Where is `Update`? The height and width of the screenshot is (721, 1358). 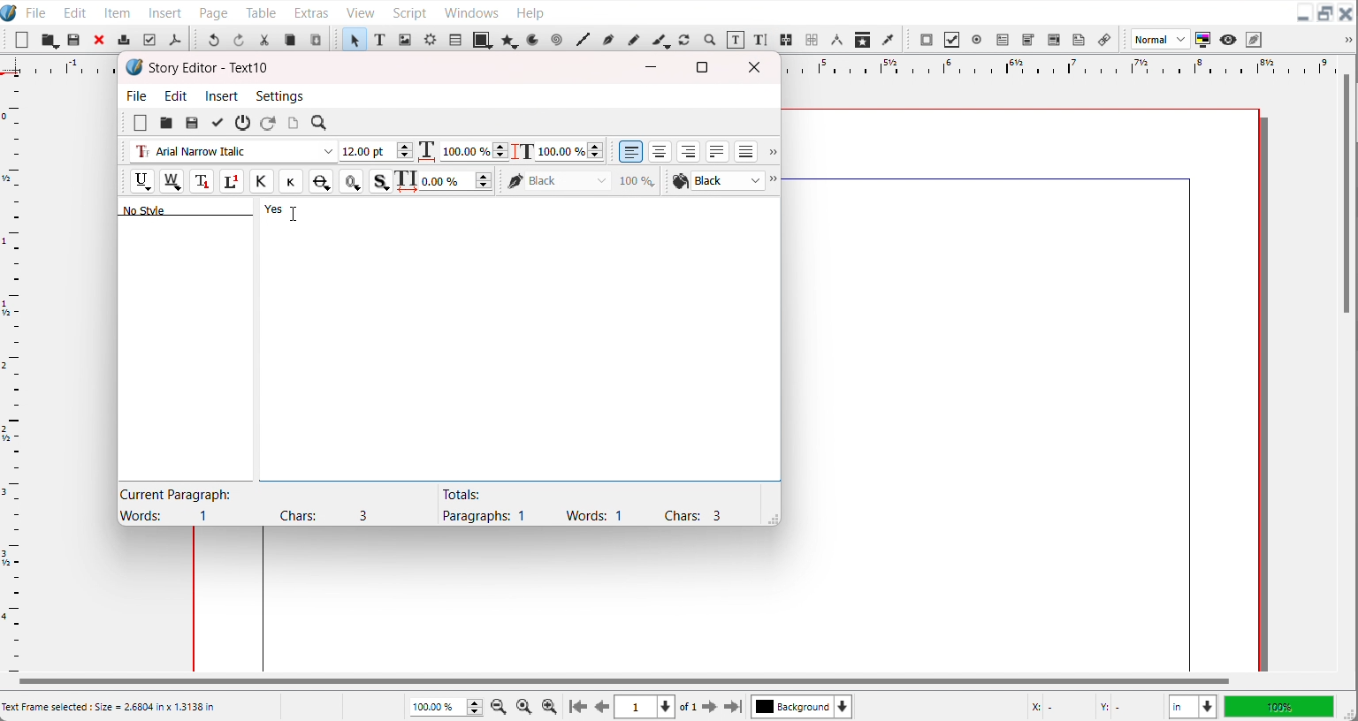
Update is located at coordinates (217, 123).